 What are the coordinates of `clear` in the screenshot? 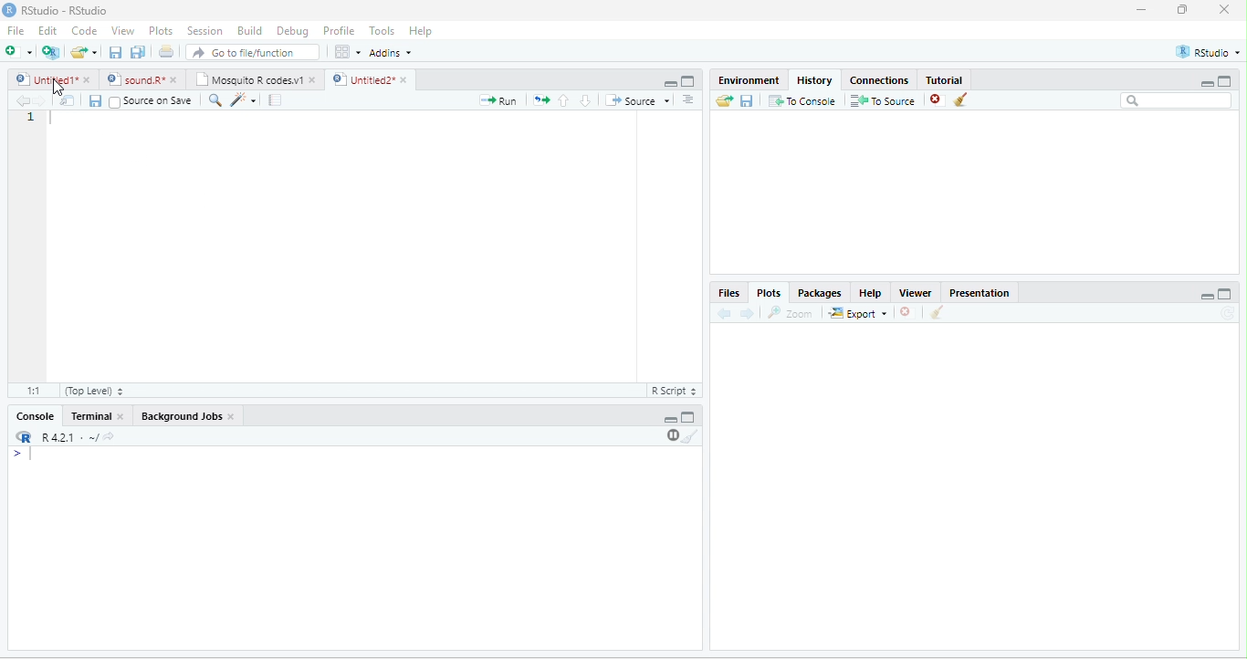 It's located at (691, 436).